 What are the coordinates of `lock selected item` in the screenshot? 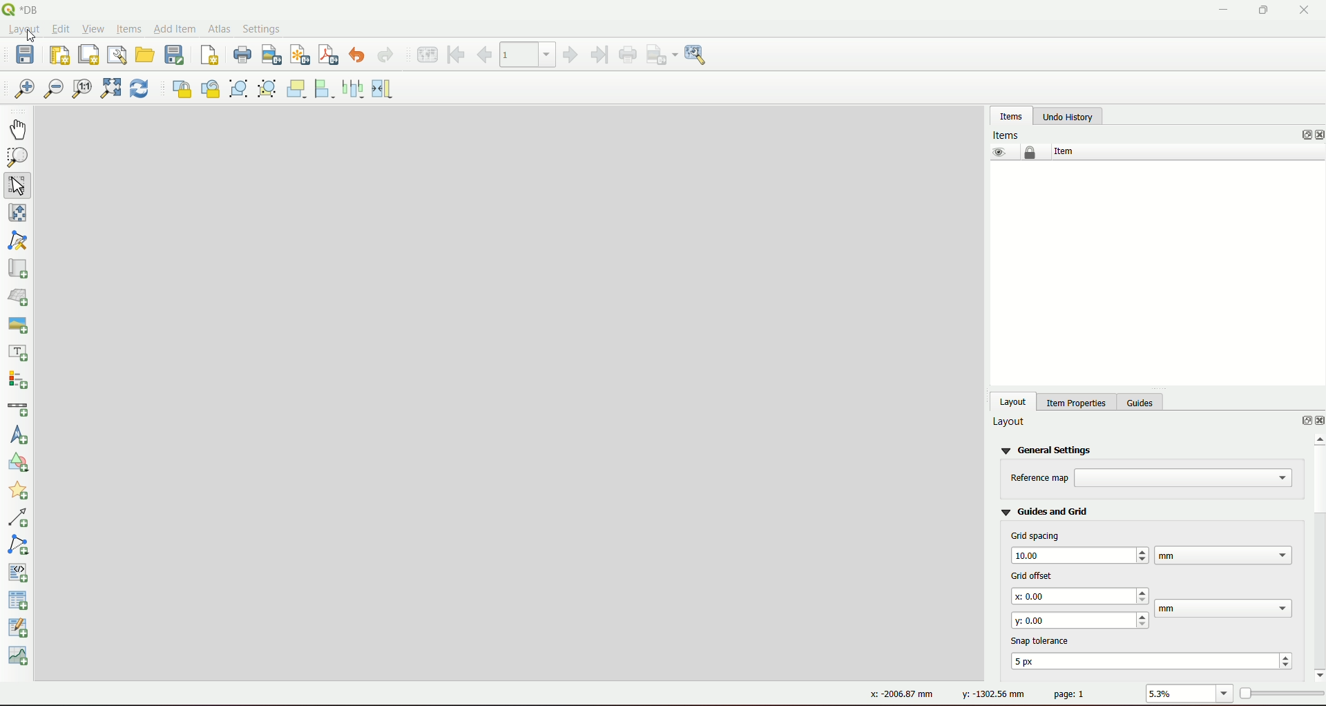 It's located at (180, 88).